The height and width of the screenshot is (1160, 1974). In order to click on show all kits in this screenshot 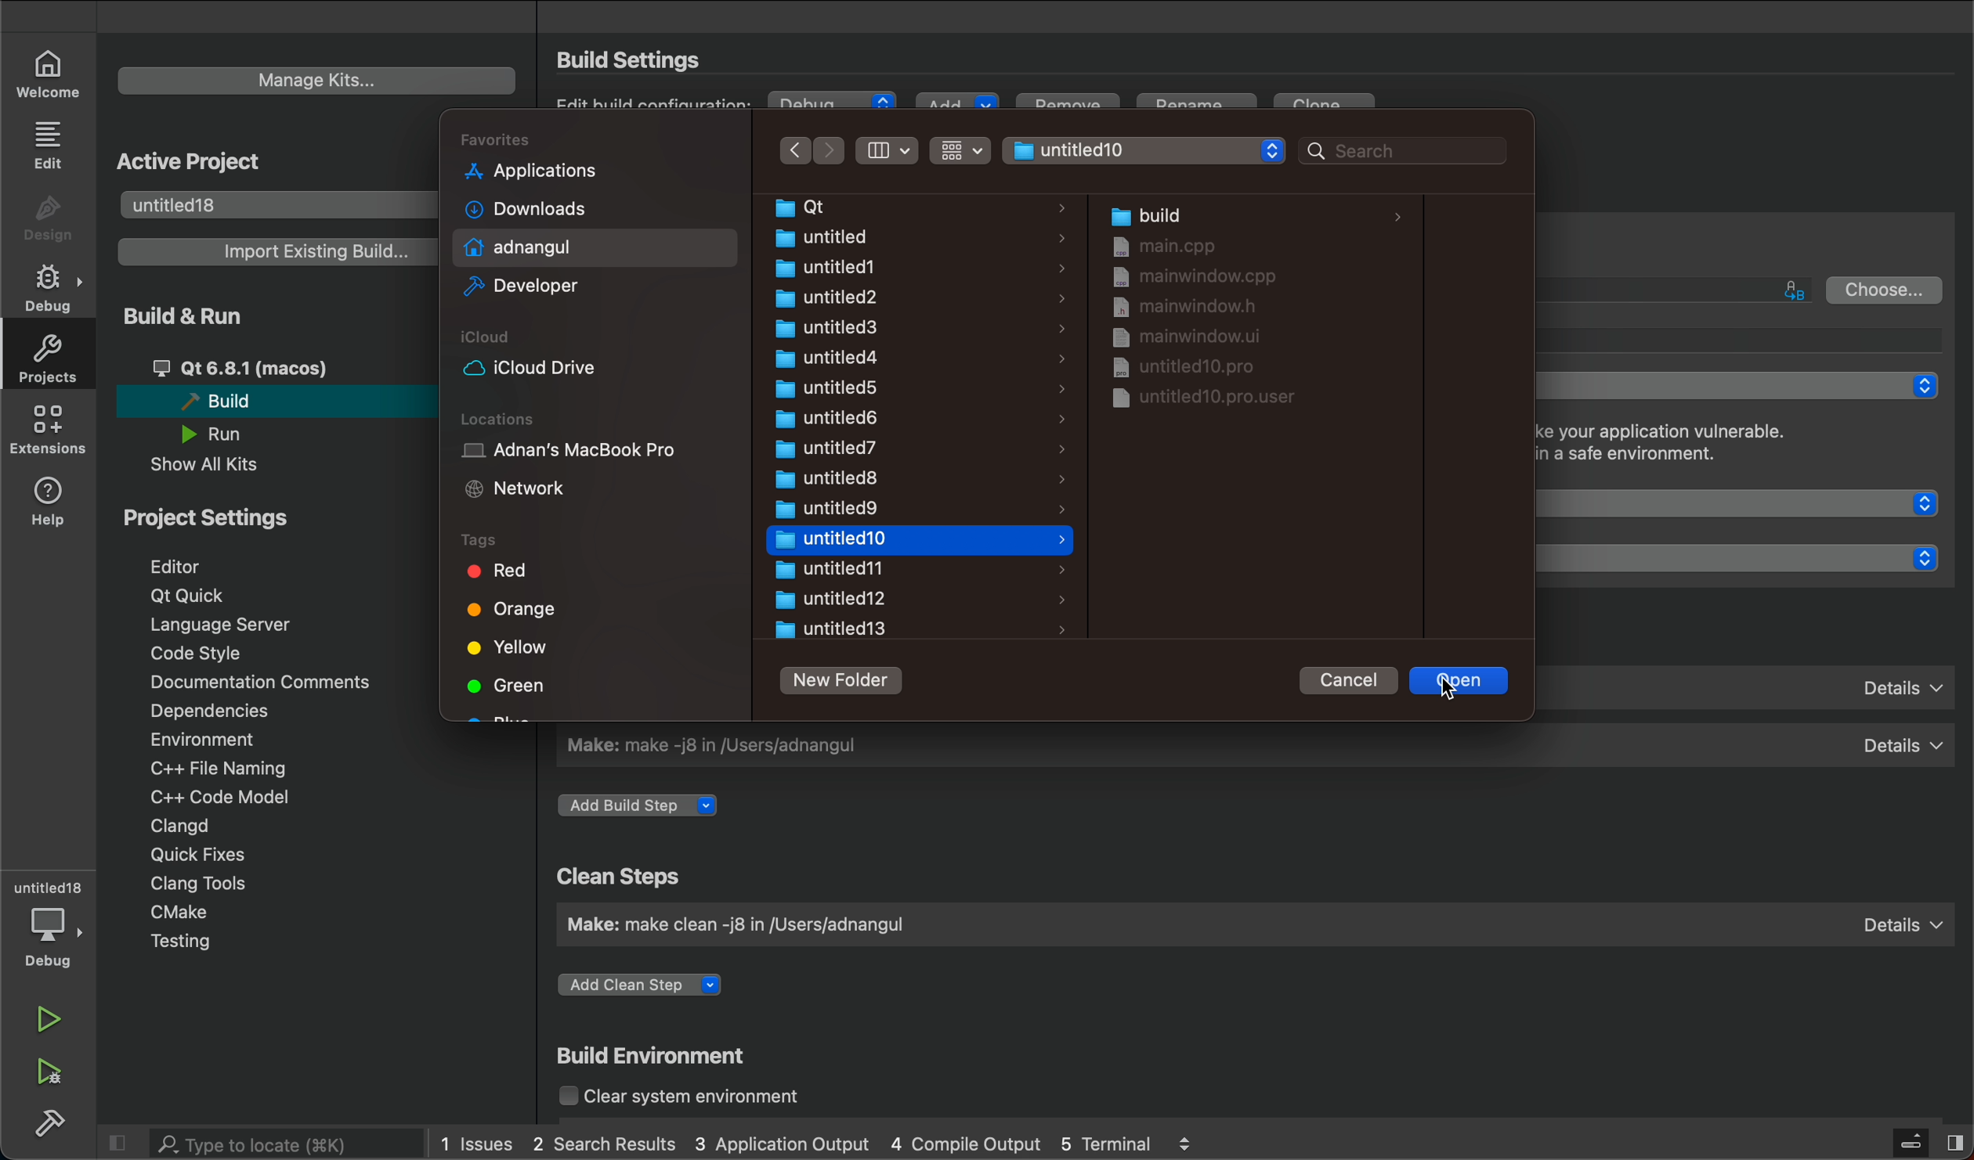, I will do `click(204, 467)`.